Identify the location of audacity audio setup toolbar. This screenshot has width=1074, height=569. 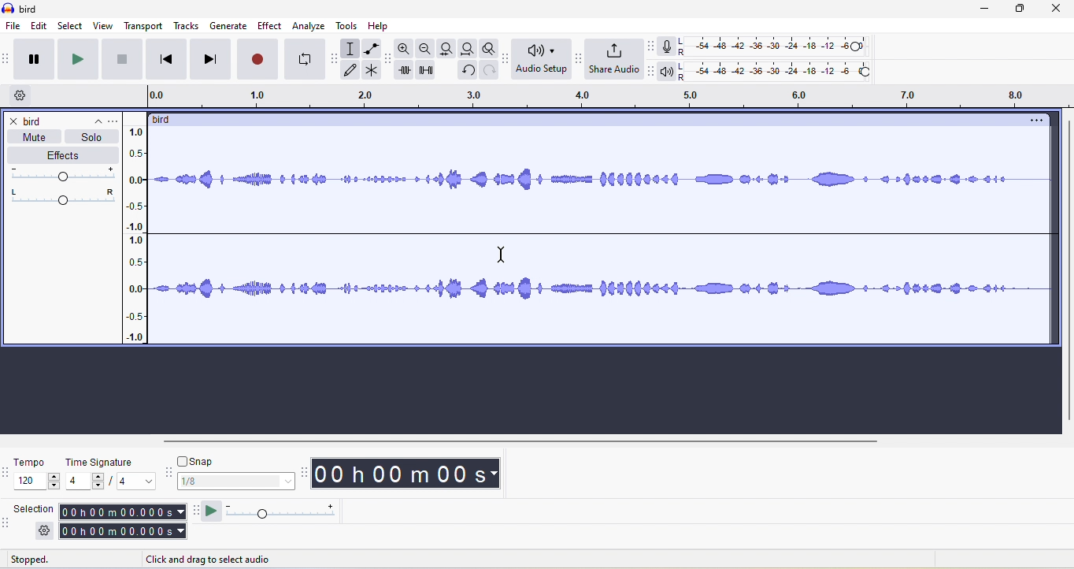
(504, 59).